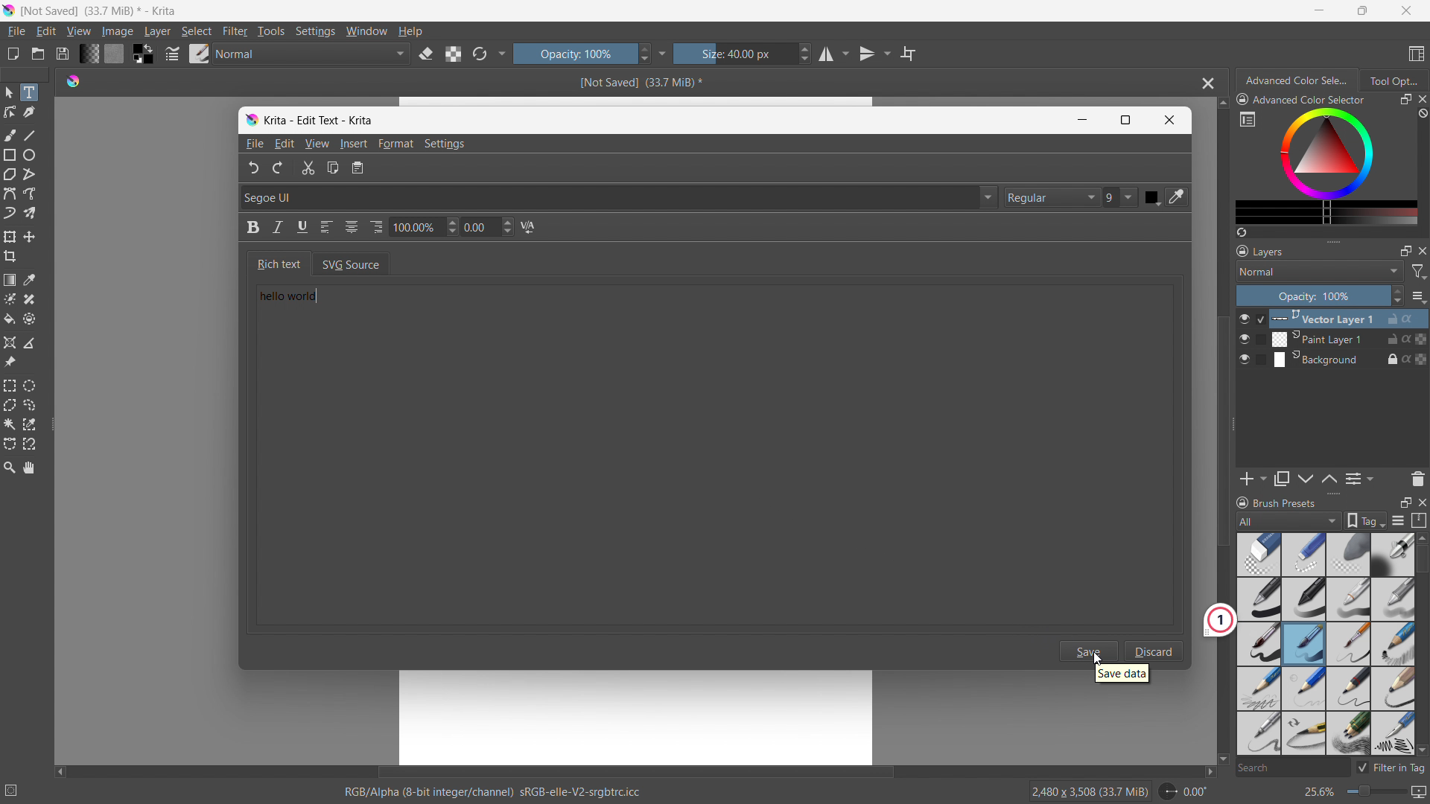 Image resolution: width=1430 pixels, height=804 pixels. I want to click on resize, so click(1333, 240).